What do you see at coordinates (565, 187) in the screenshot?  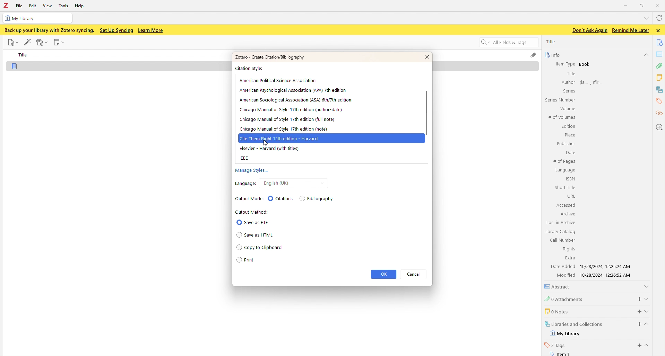 I see `Short Title` at bounding box center [565, 187].